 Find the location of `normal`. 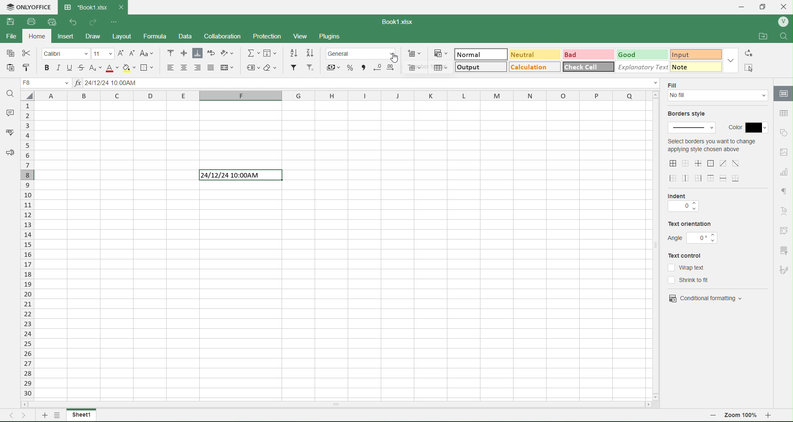

normal is located at coordinates (471, 55).